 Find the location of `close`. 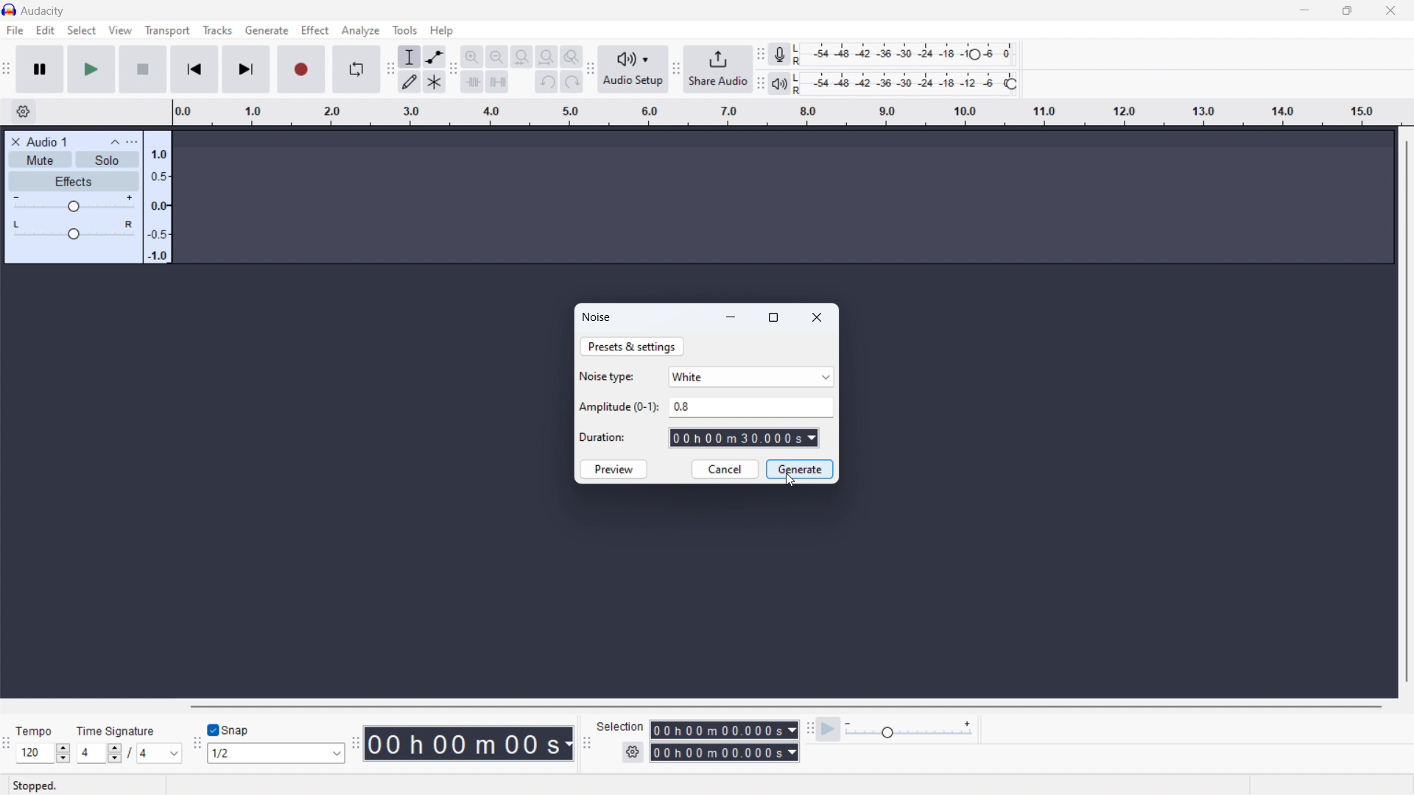

close is located at coordinates (819, 317).